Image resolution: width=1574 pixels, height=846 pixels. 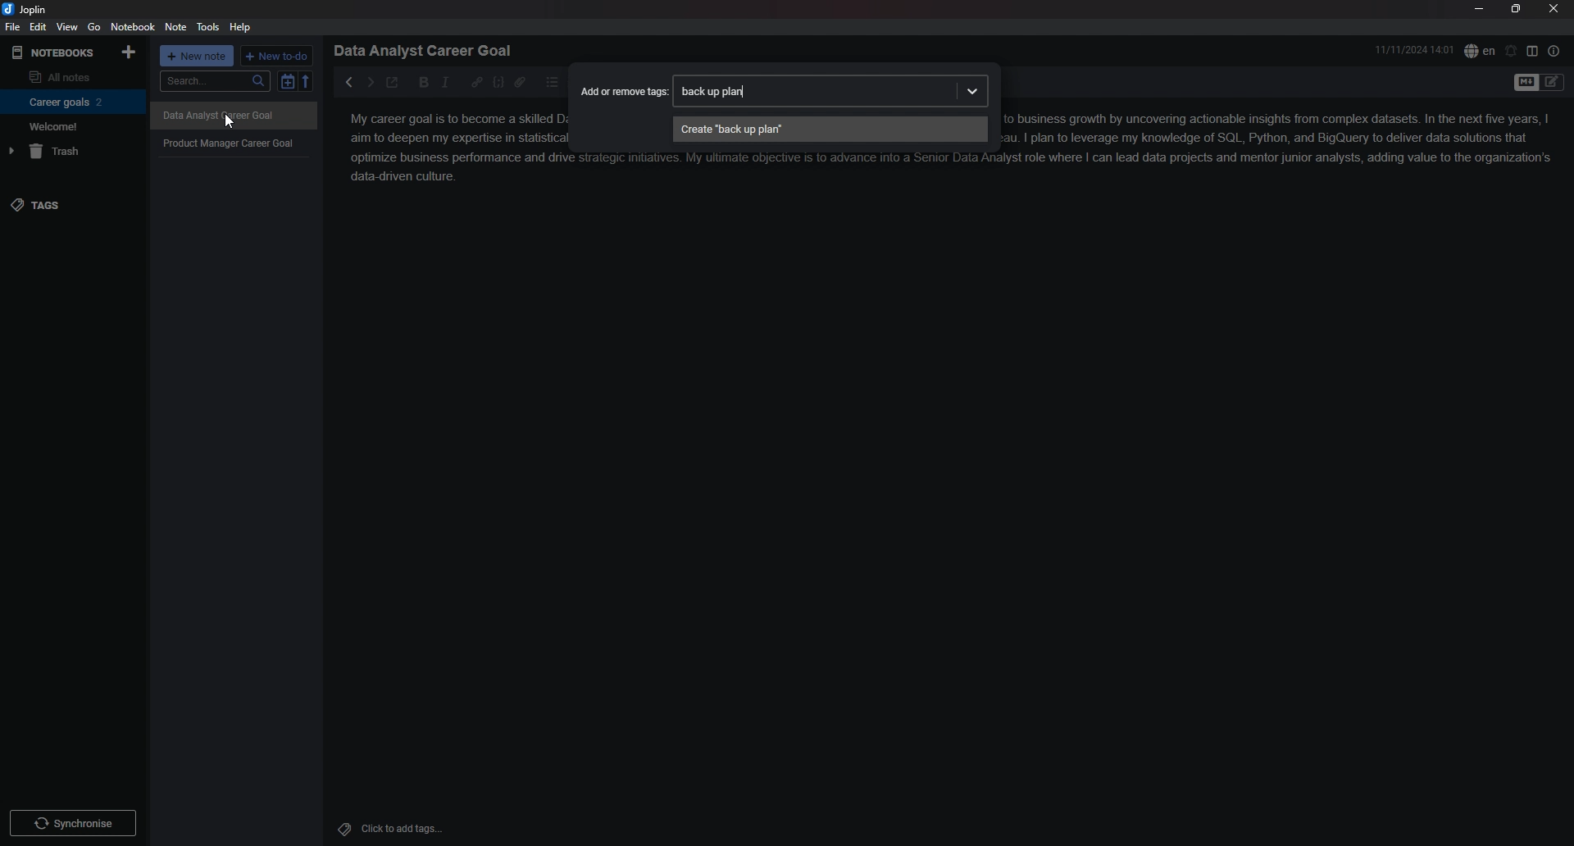 What do you see at coordinates (67, 27) in the screenshot?
I see `view` at bounding box center [67, 27].